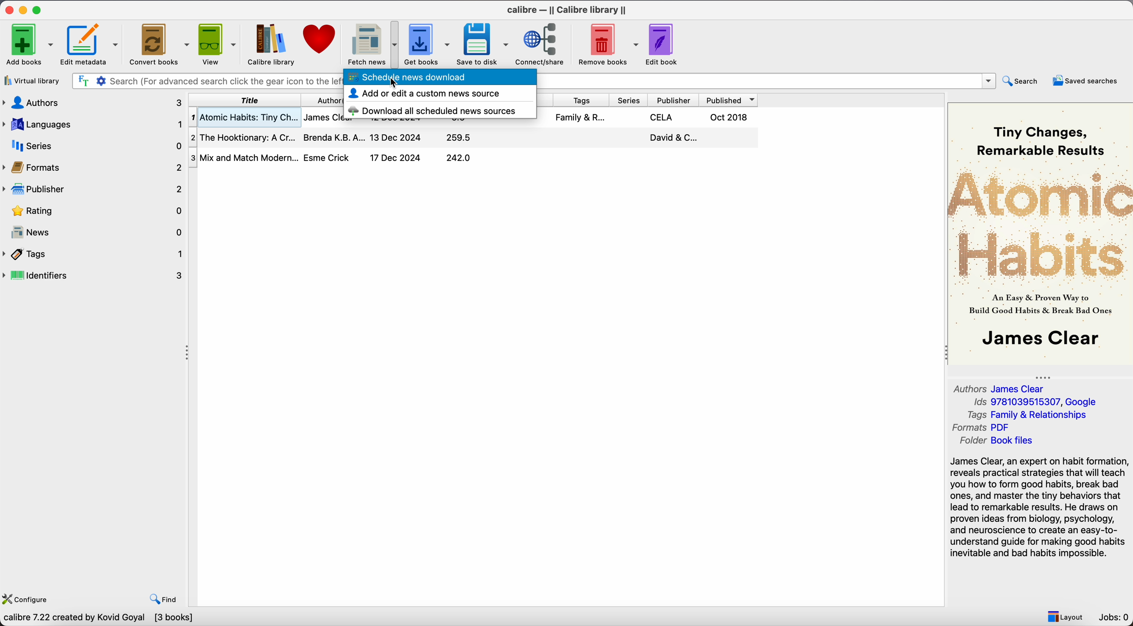 This screenshot has width=1133, height=626. I want to click on Calibre - || Calibre library ||, so click(569, 9).